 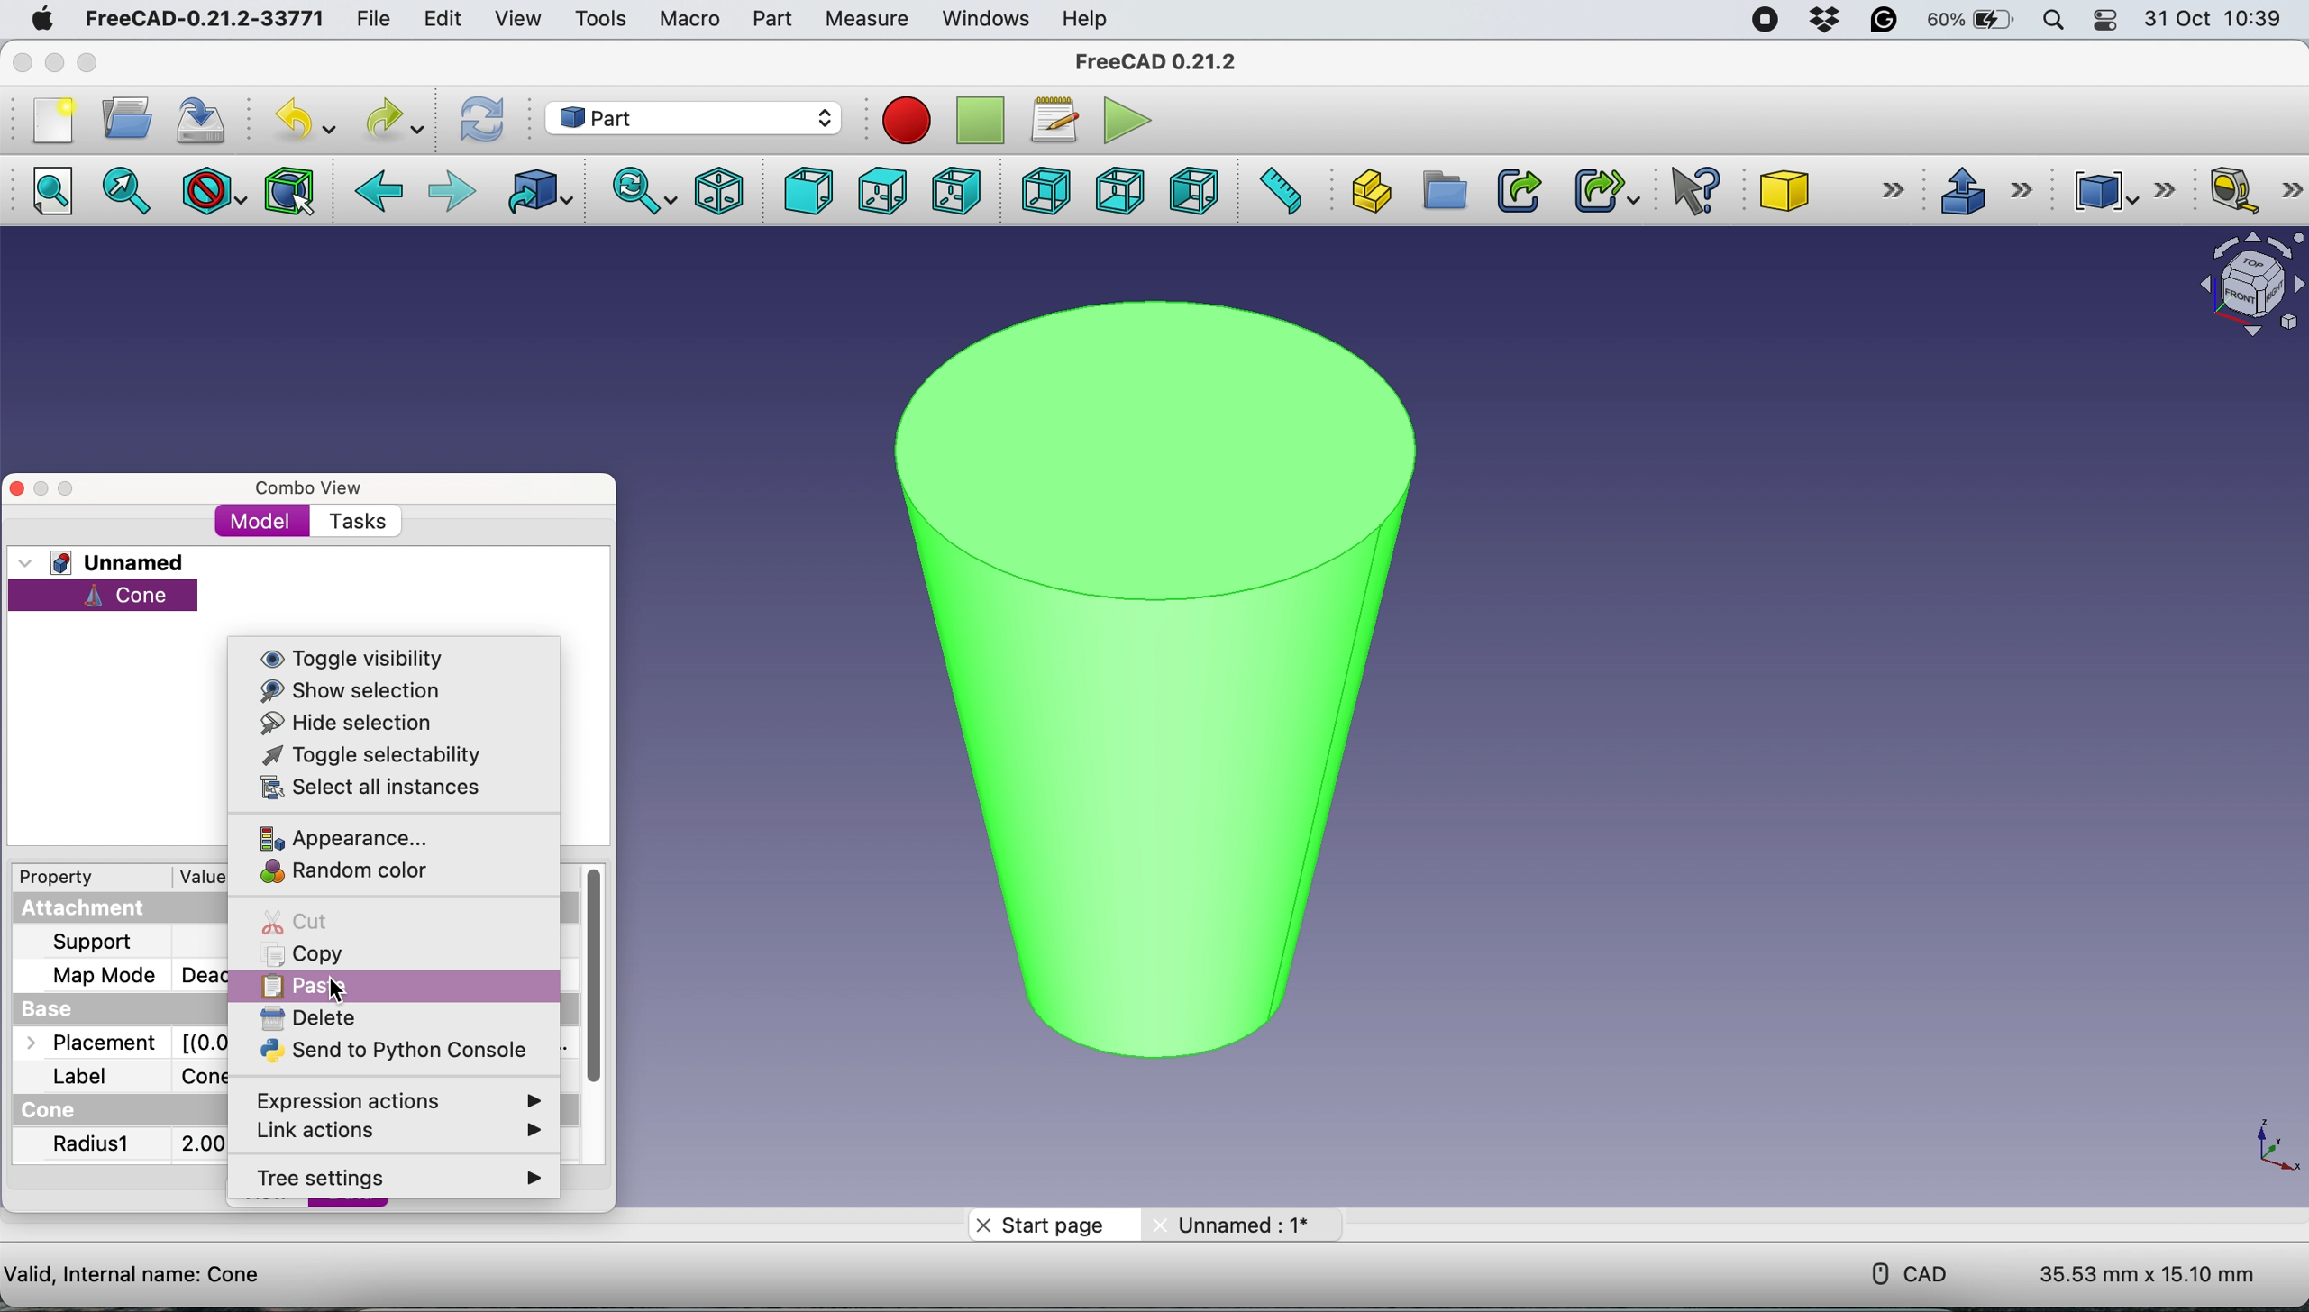 I want to click on edit, so click(x=441, y=18).